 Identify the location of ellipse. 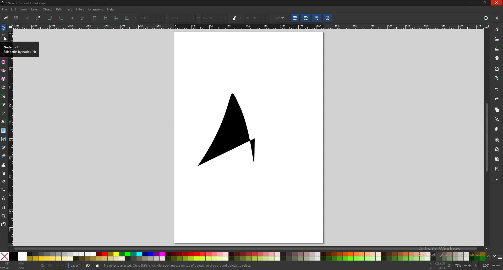
(4, 61).